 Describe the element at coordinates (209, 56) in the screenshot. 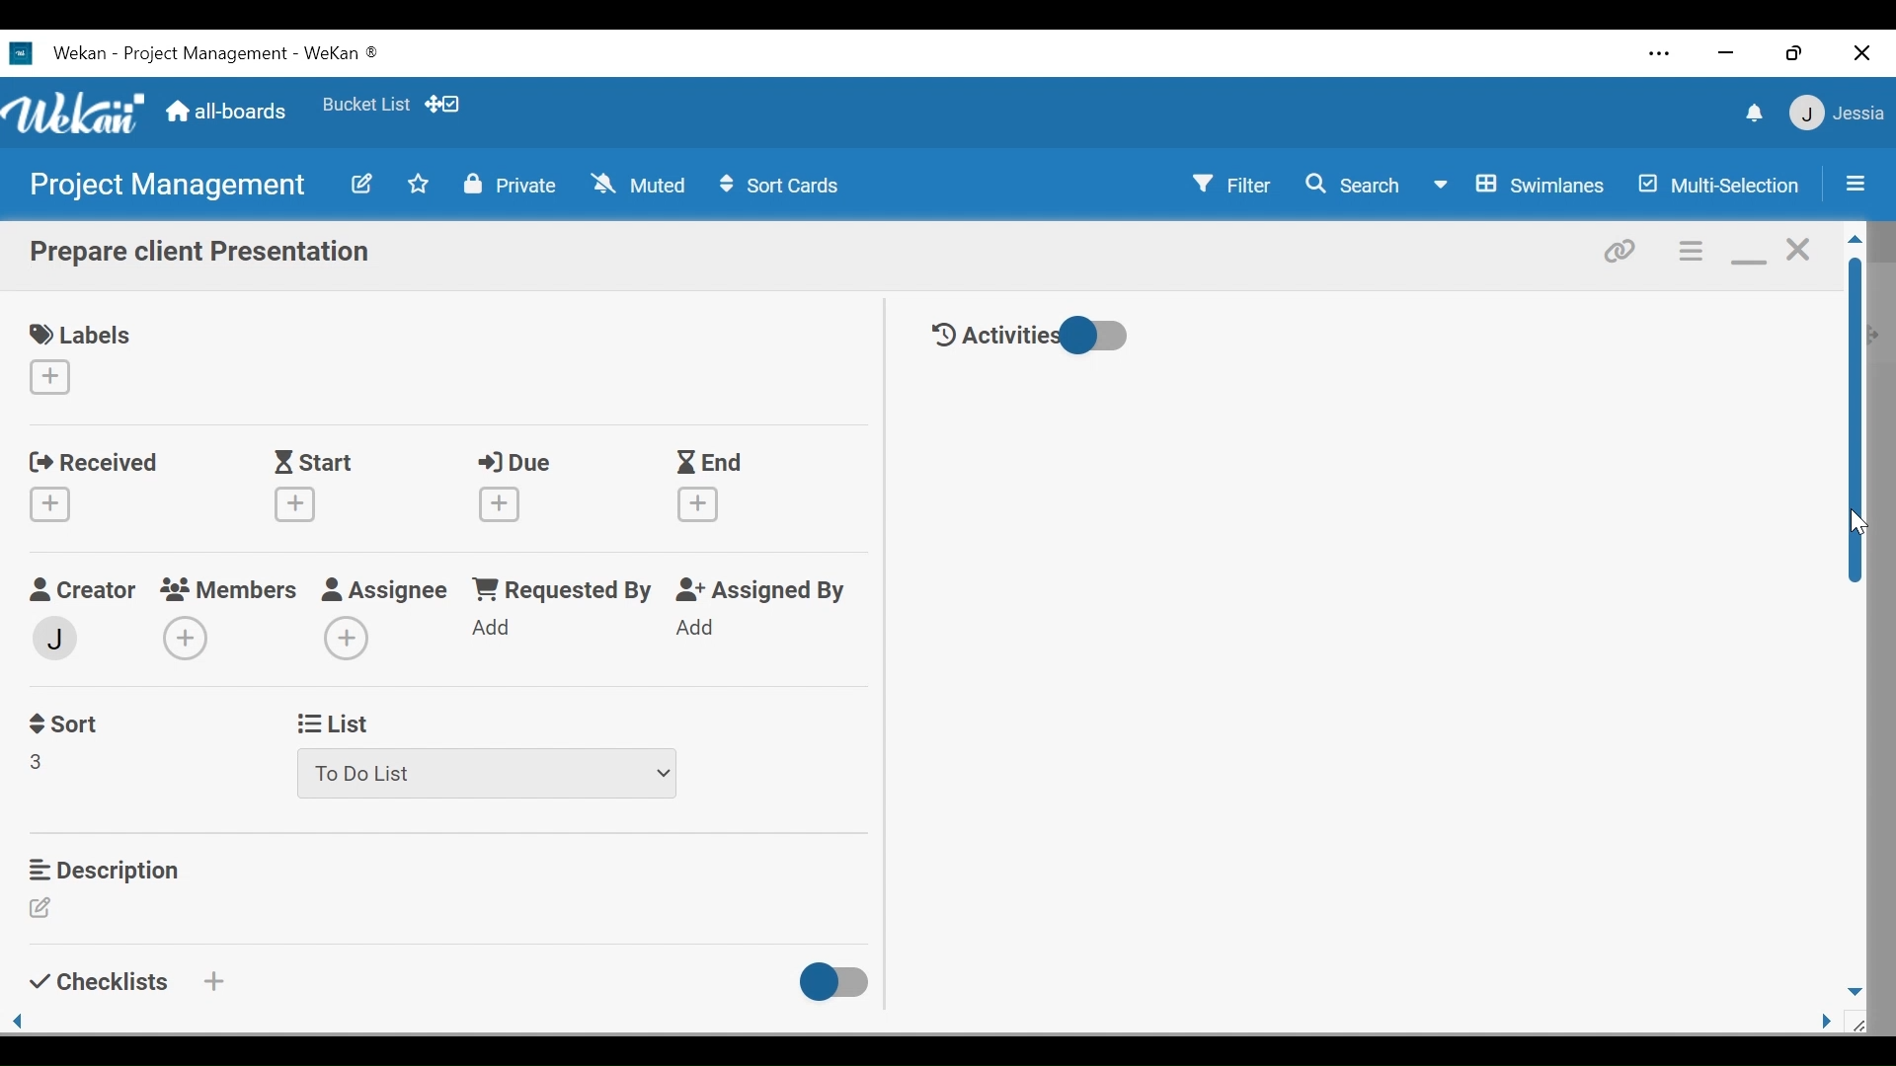

I see `Wekan Desktop icon` at that location.